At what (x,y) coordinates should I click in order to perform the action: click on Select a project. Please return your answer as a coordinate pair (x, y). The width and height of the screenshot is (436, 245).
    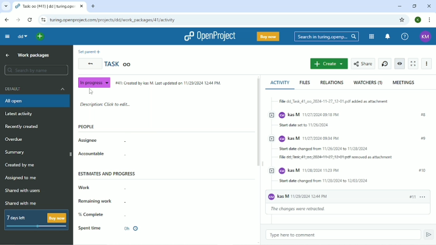
    Looking at the image, I should click on (34, 37).